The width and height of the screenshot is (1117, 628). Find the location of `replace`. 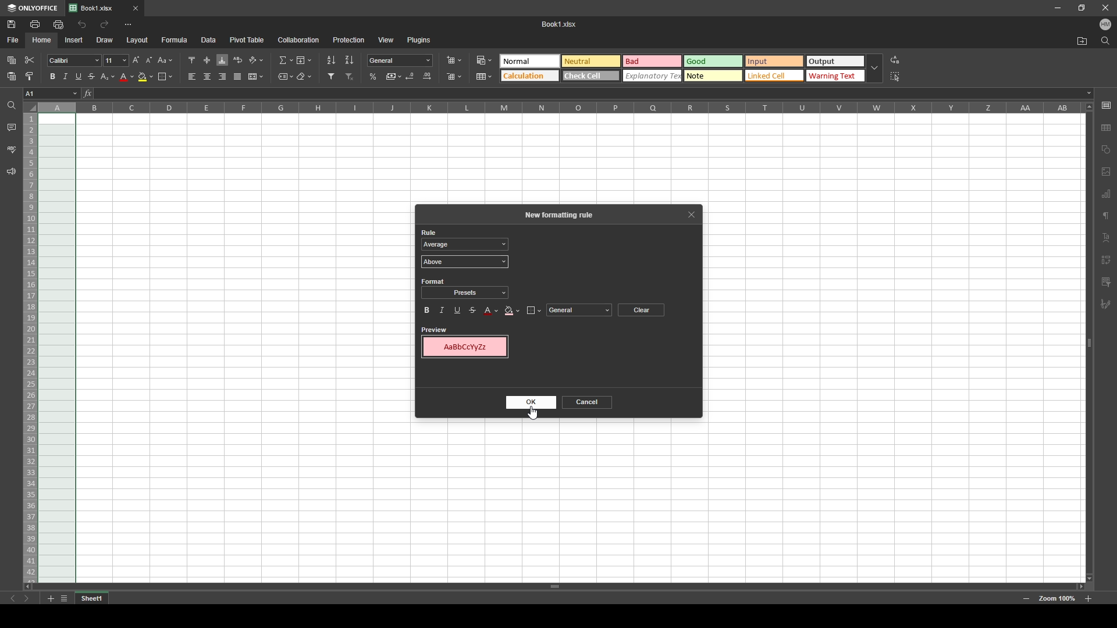

replace is located at coordinates (896, 60).